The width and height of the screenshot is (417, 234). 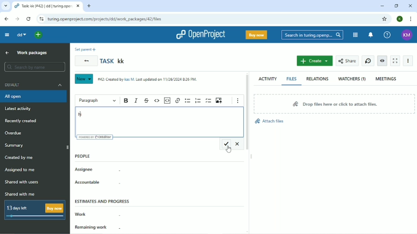 What do you see at coordinates (99, 228) in the screenshot?
I see `Remaining work` at bounding box center [99, 228].